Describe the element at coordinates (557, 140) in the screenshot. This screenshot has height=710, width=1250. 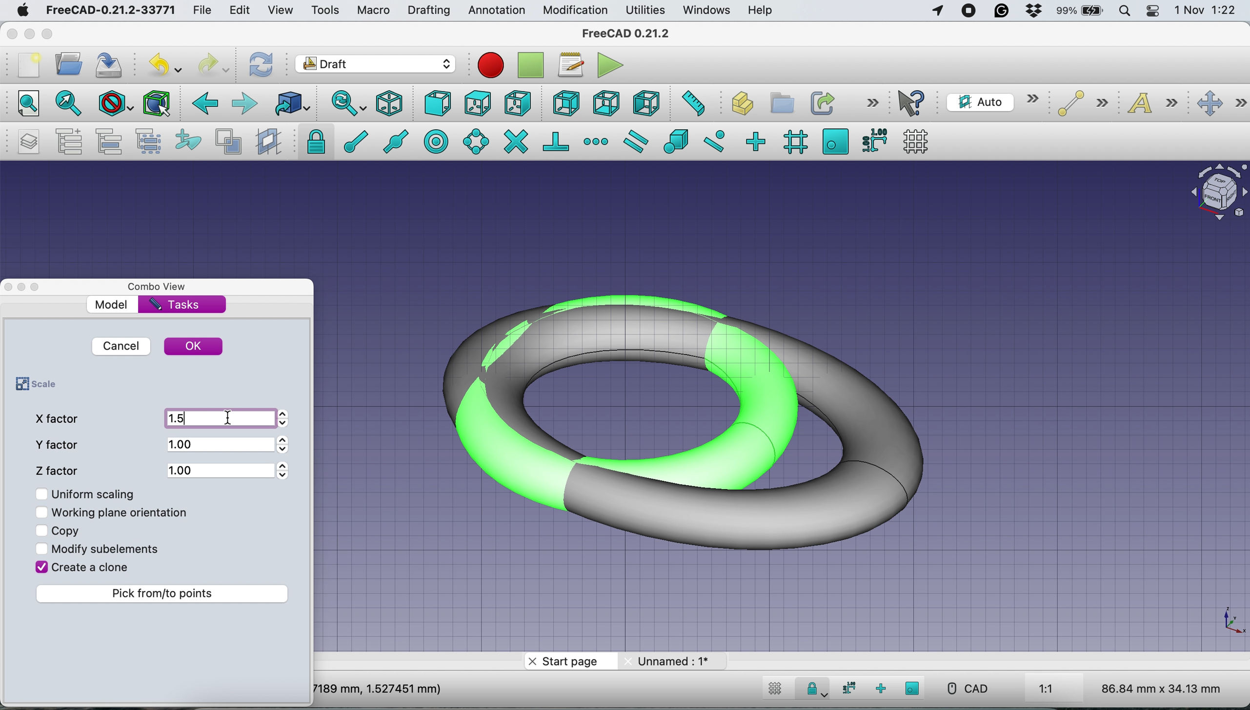
I see `snap perpendicular` at that location.